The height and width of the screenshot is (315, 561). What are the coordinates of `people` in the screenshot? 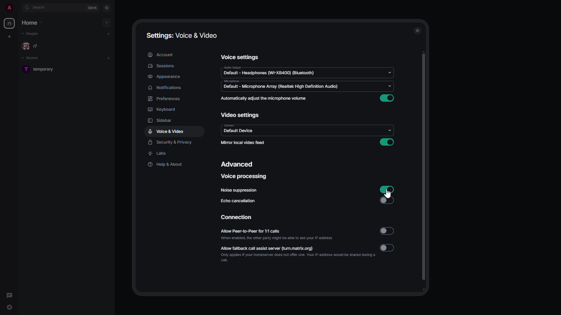 It's located at (32, 34).